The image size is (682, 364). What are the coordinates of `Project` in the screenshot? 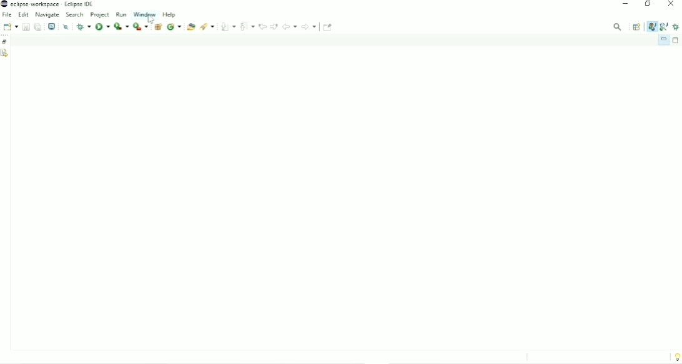 It's located at (100, 14).